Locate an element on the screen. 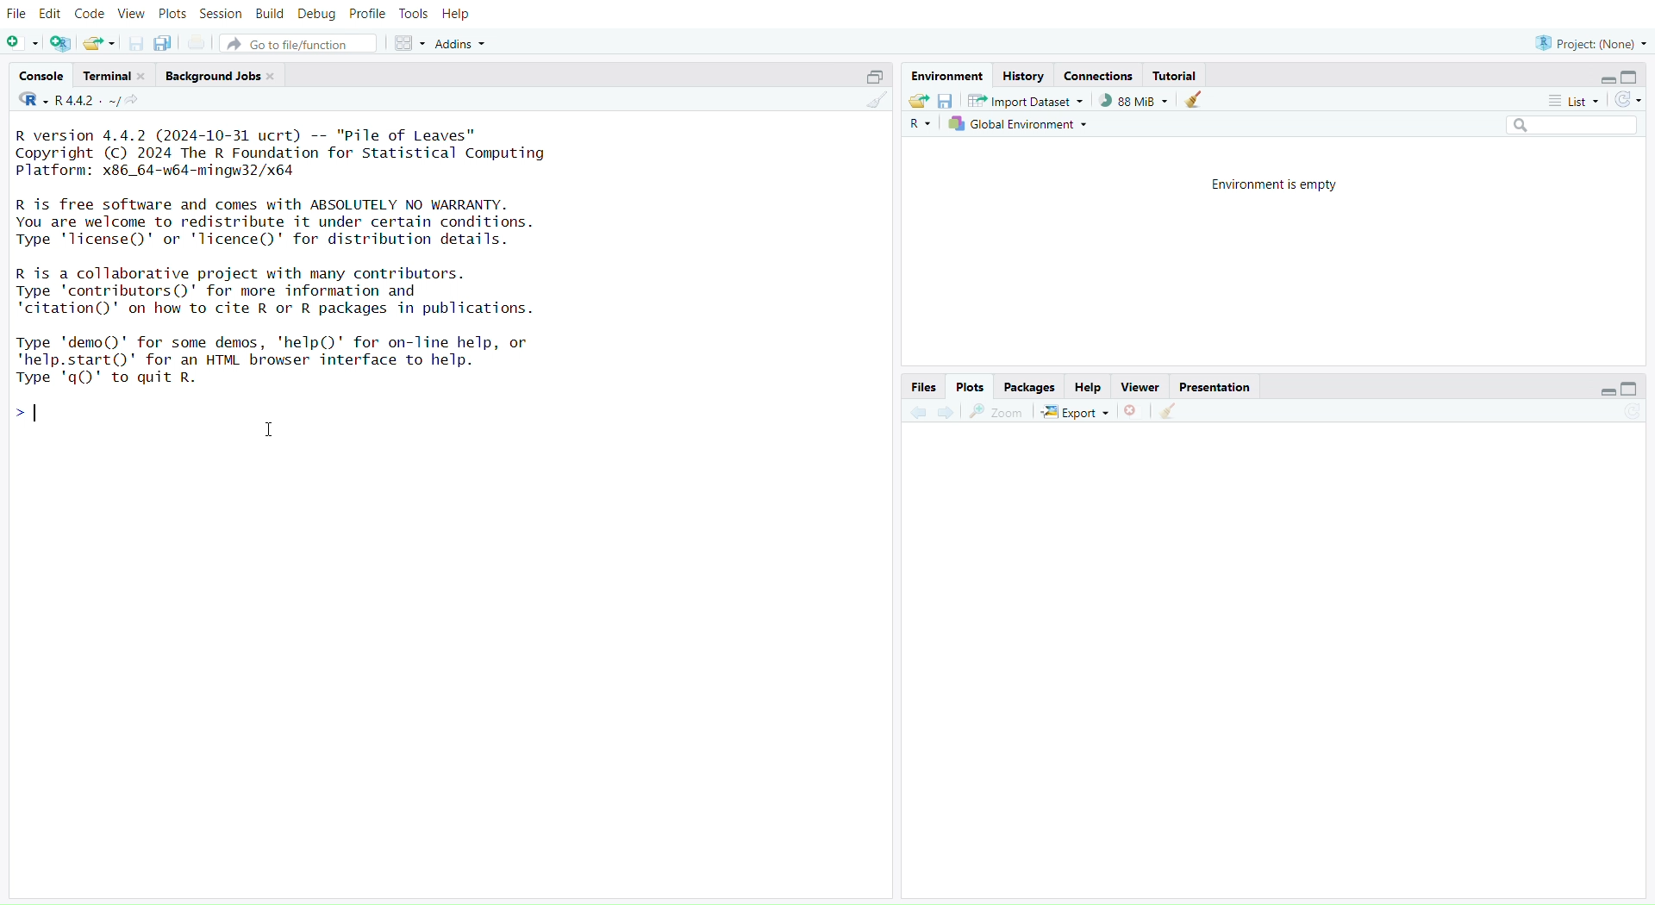  88mib is located at coordinates (1134, 102).